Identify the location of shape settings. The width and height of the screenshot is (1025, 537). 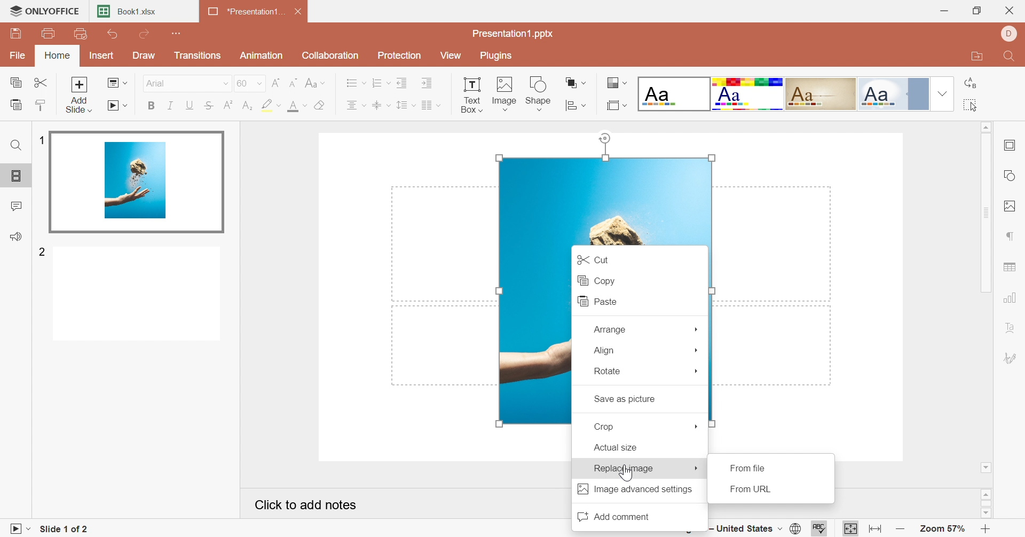
(1011, 173).